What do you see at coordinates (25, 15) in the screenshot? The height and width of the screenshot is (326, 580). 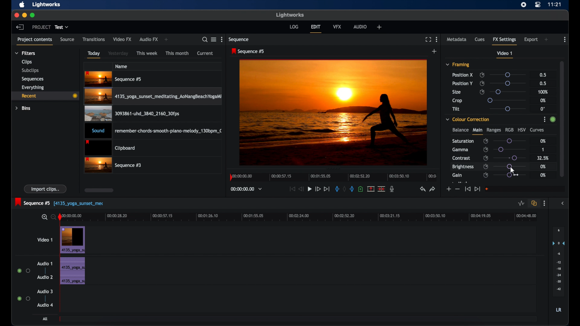 I see `minimize` at bounding box center [25, 15].